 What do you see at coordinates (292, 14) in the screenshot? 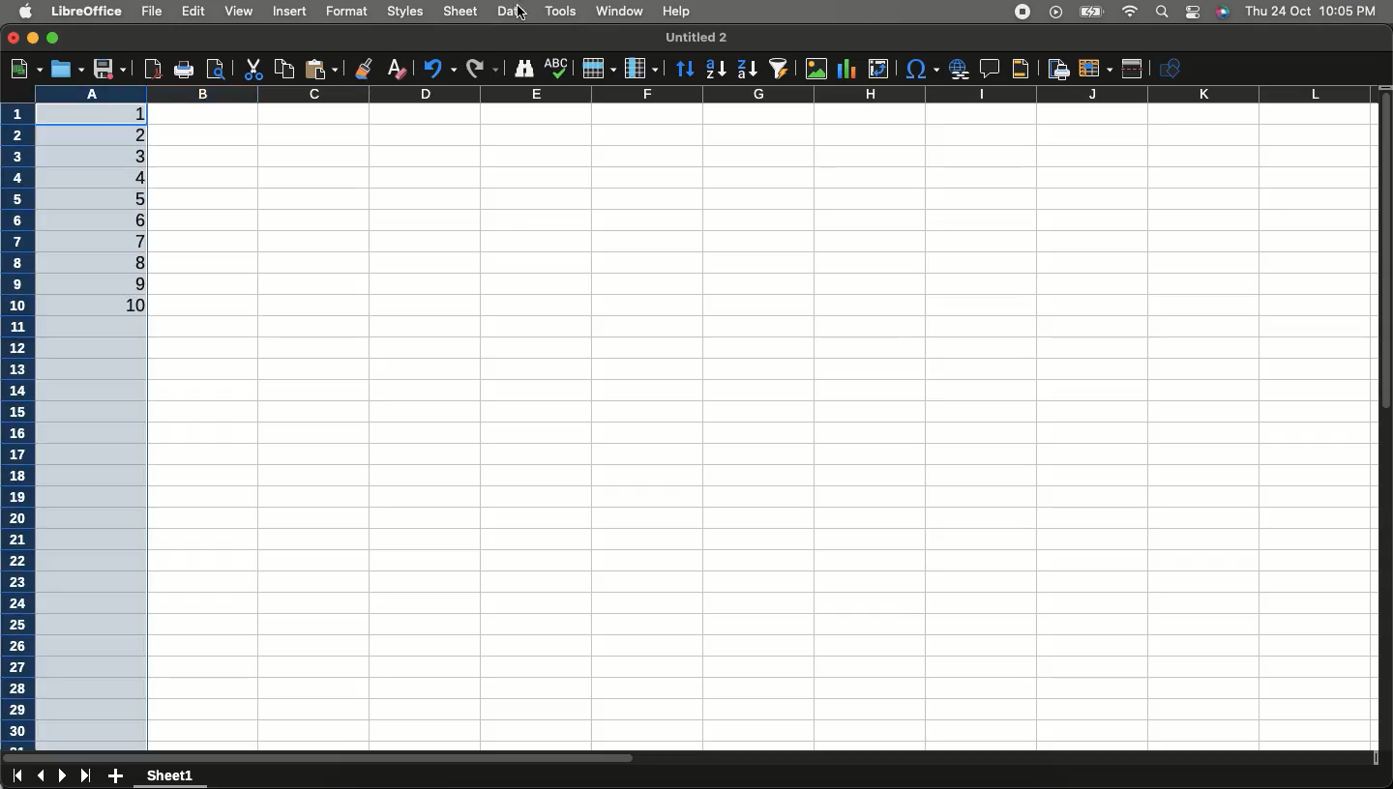
I see `Insert` at bounding box center [292, 14].